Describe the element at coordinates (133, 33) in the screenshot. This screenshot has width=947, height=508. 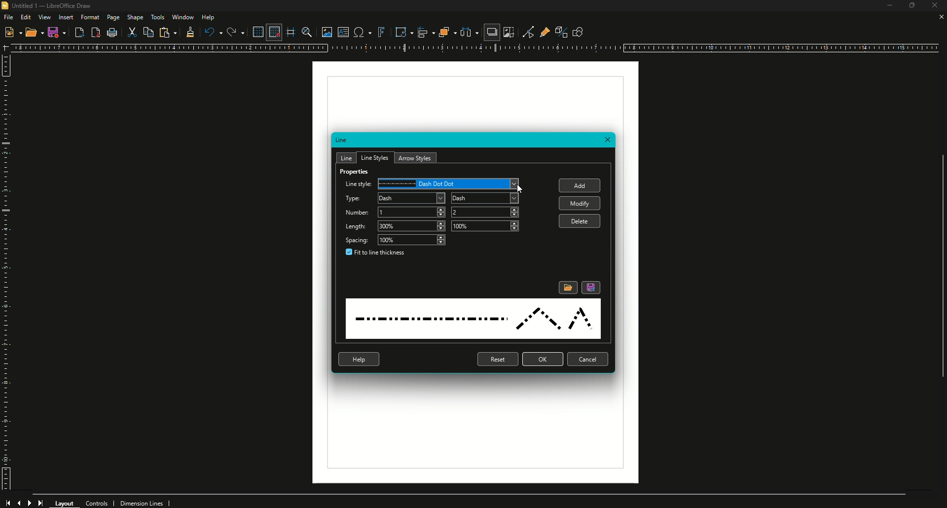
I see `Cut` at that location.